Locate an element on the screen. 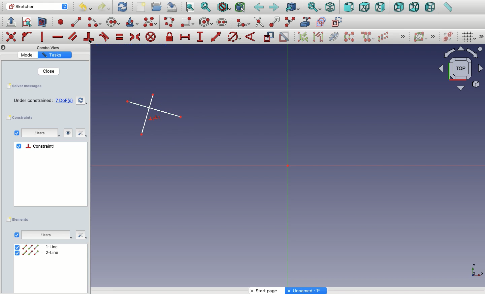 Image resolution: width=485 pixels, height=294 pixels. Map sketch to face is located at coordinates (42, 22).